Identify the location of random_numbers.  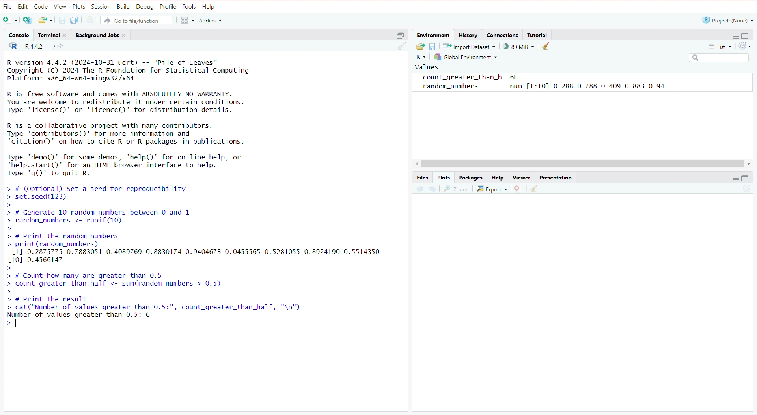
(451, 86).